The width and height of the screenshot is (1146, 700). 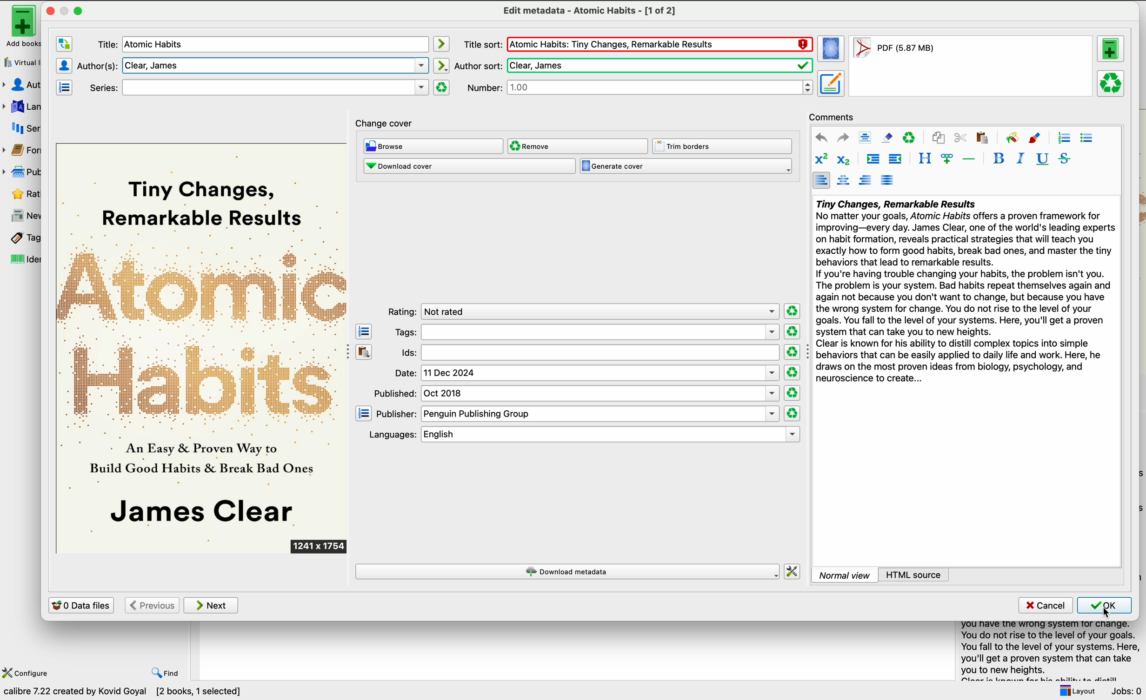 What do you see at coordinates (1012, 137) in the screenshot?
I see `background color` at bounding box center [1012, 137].